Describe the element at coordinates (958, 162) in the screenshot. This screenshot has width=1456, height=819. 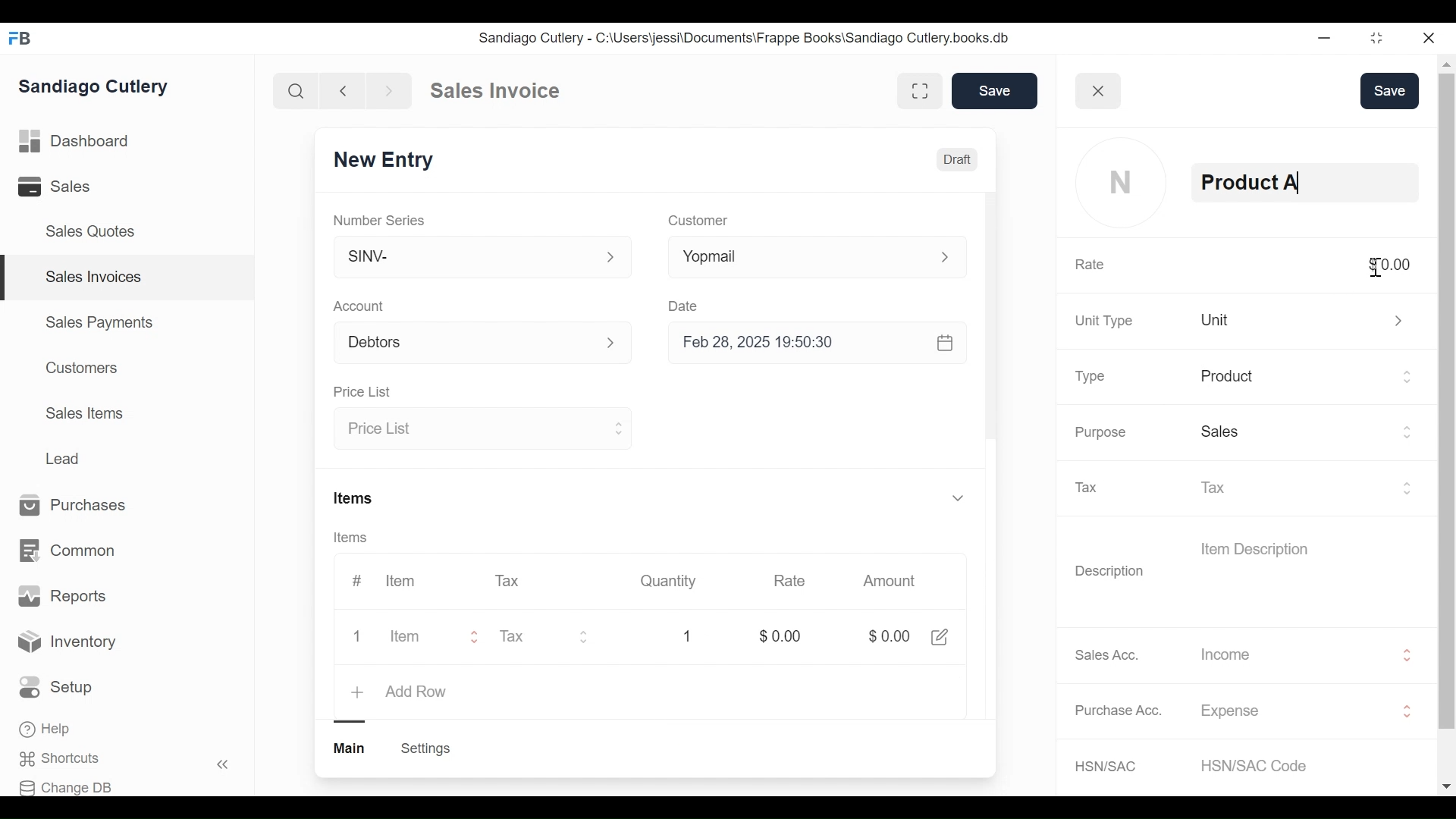
I see `Draft` at that location.